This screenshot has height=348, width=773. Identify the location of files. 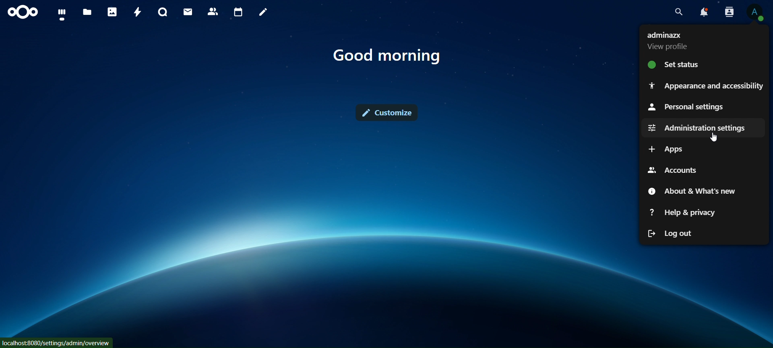
(87, 13).